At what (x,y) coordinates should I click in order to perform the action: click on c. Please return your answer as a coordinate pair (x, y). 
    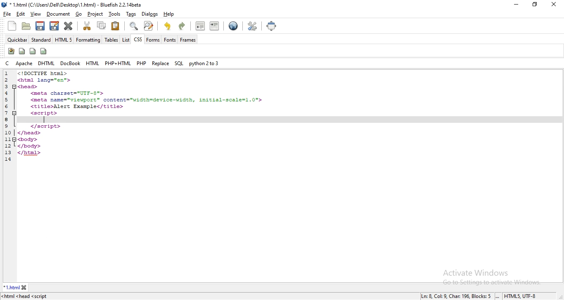
    Looking at the image, I should click on (7, 63).